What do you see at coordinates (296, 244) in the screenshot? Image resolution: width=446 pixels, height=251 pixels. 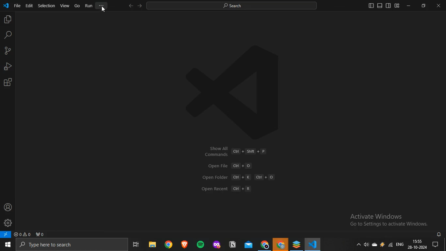 I see `onlyoffice` at bounding box center [296, 244].